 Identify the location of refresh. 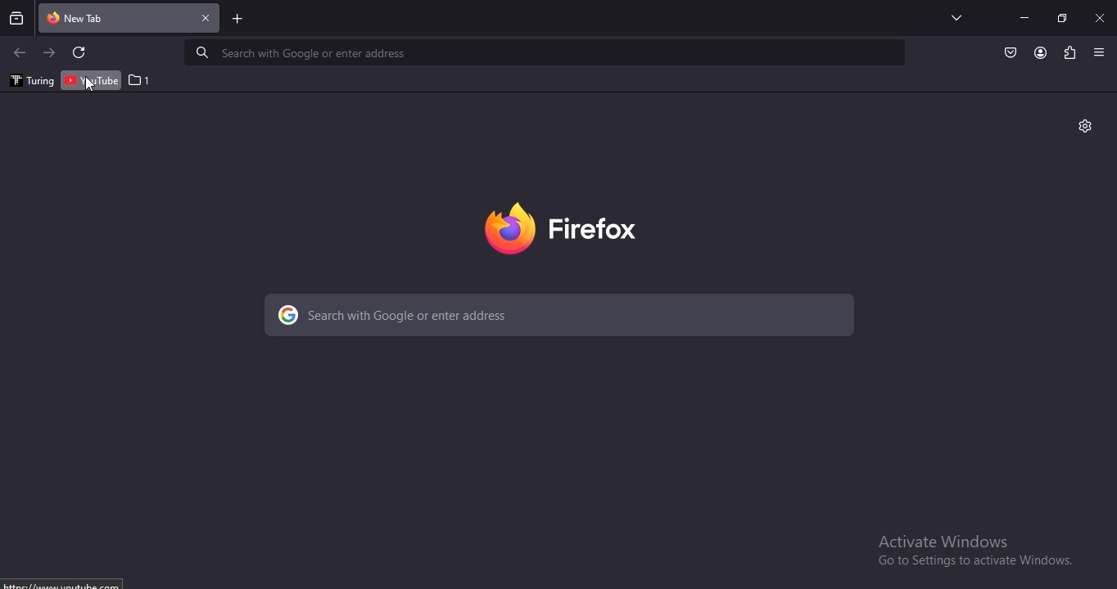
(80, 53).